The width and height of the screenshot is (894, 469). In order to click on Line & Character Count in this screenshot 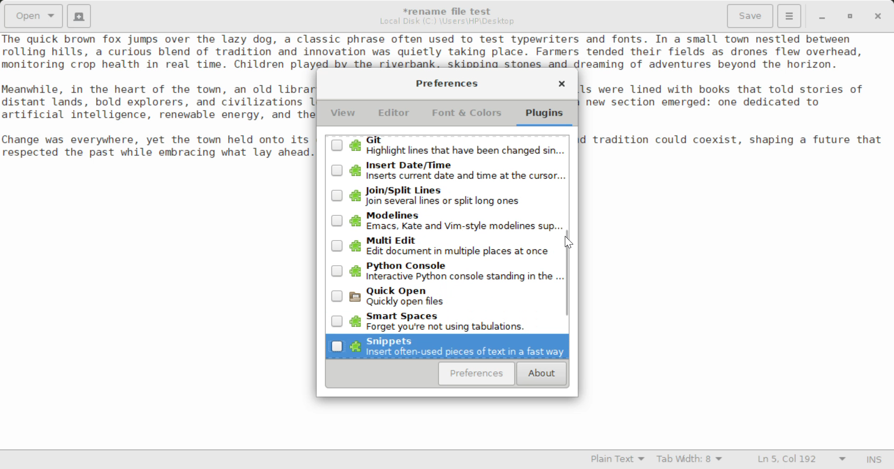, I will do `click(802, 460)`.